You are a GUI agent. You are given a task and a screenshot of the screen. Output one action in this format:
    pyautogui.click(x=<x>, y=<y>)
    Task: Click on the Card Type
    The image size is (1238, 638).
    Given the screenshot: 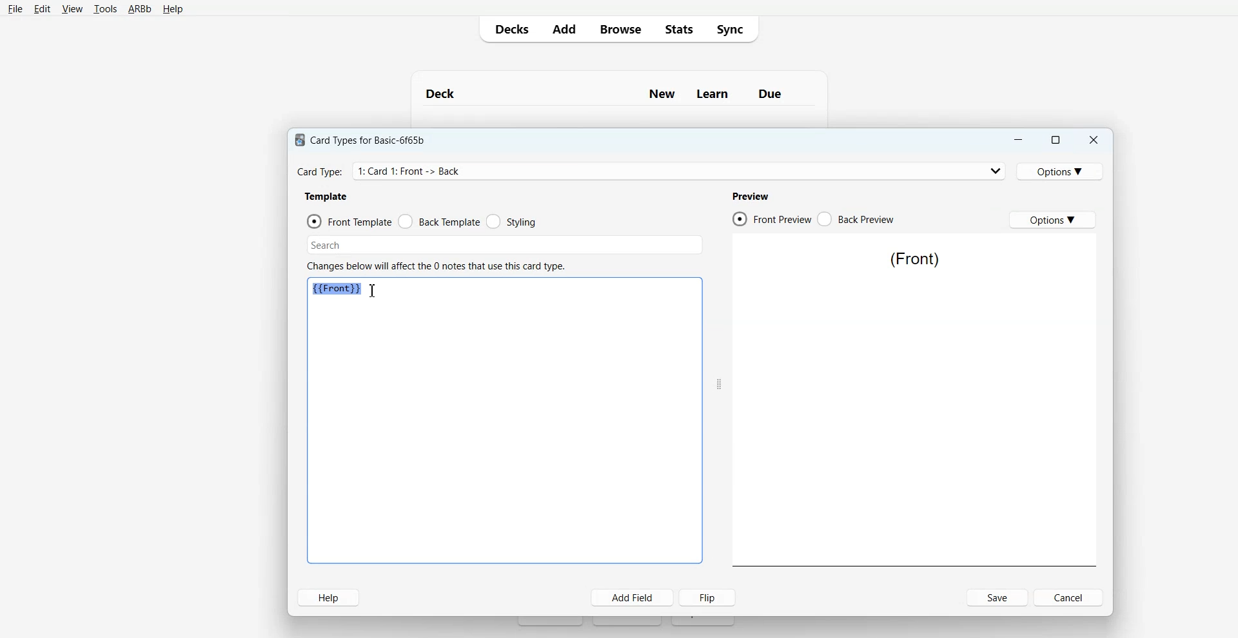 What is the action you would take?
    pyautogui.click(x=651, y=170)
    